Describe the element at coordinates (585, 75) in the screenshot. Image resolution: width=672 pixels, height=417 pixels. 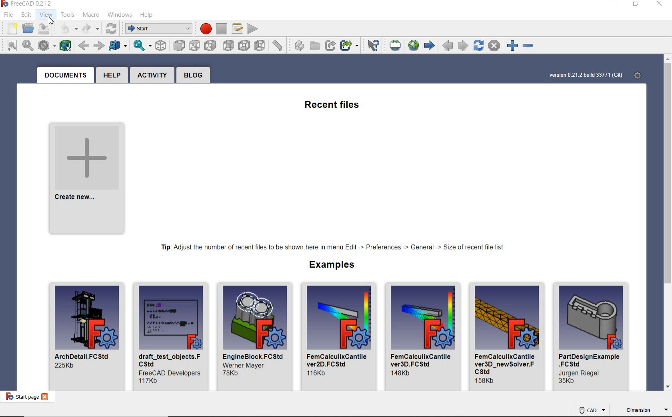
I see `system version info` at that location.